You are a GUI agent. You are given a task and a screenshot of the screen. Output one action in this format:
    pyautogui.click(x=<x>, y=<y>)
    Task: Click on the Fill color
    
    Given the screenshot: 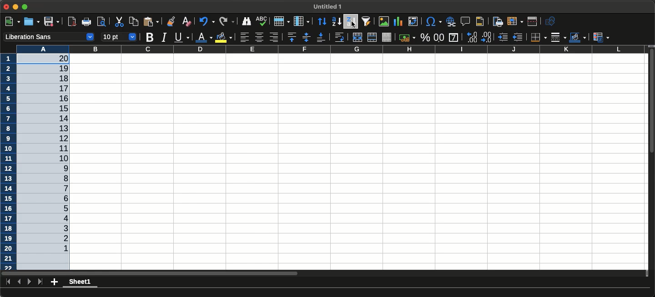 What is the action you would take?
    pyautogui.click(x=223, y=38)
    